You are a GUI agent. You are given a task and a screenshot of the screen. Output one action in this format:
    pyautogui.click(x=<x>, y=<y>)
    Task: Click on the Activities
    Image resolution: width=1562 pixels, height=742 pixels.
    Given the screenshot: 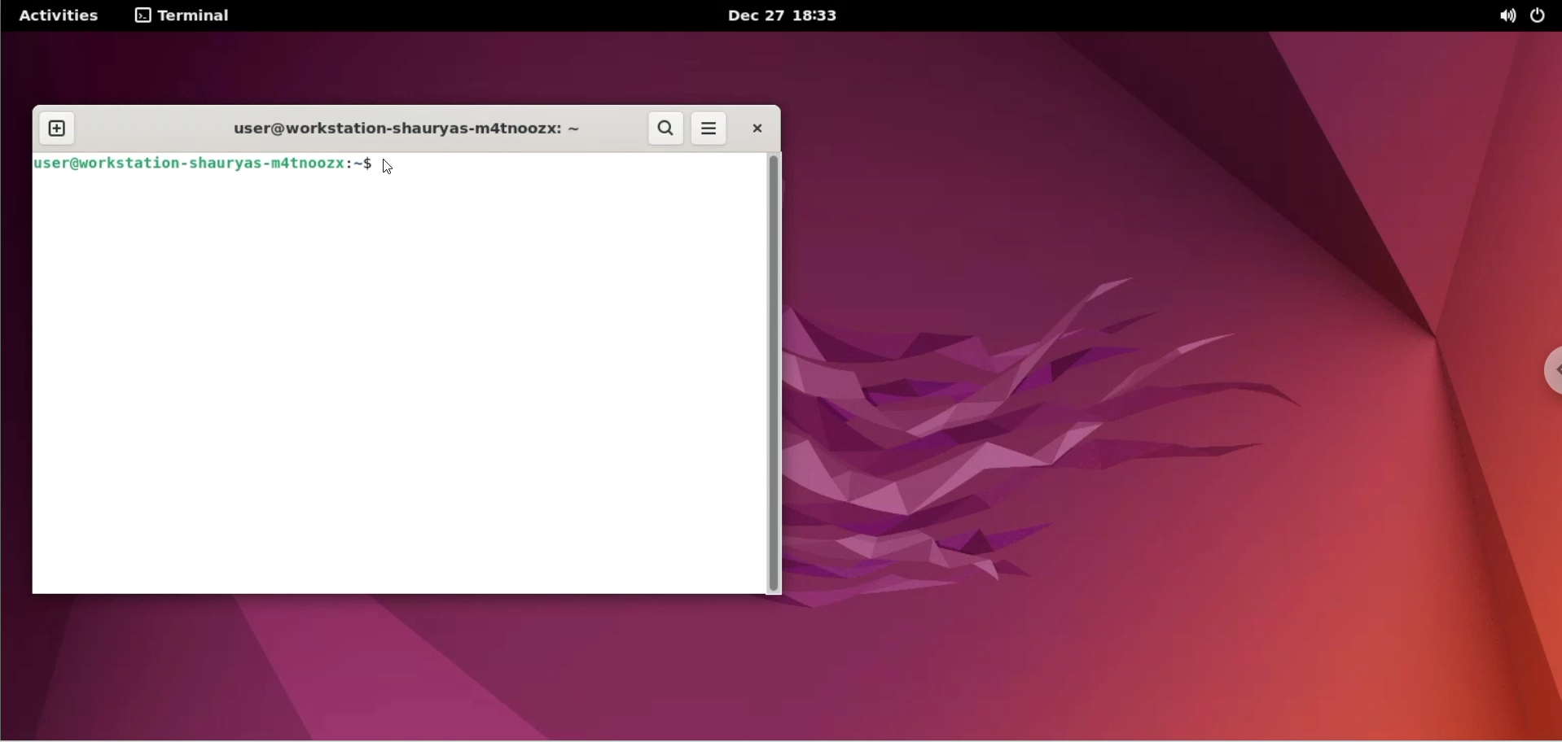 What is the action you would take?
    pyautogui.click(x=58, y=16)
    